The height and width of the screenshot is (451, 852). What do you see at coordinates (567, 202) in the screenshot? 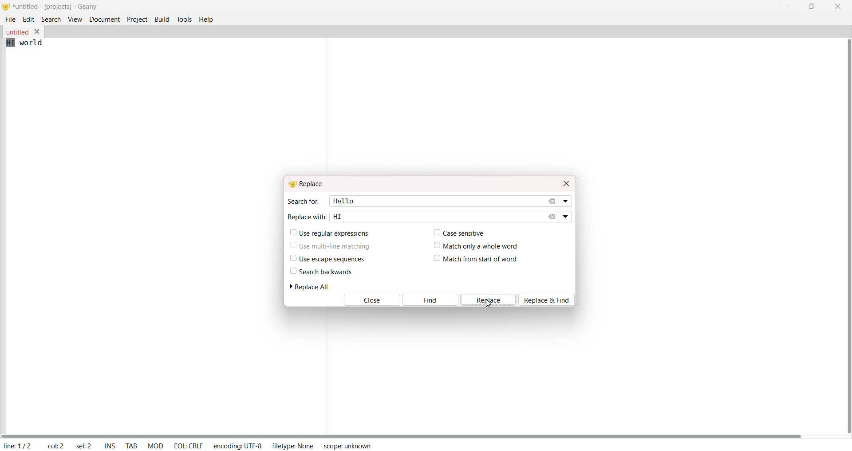
I see `search dropdown` at bounding box center [567, 202].